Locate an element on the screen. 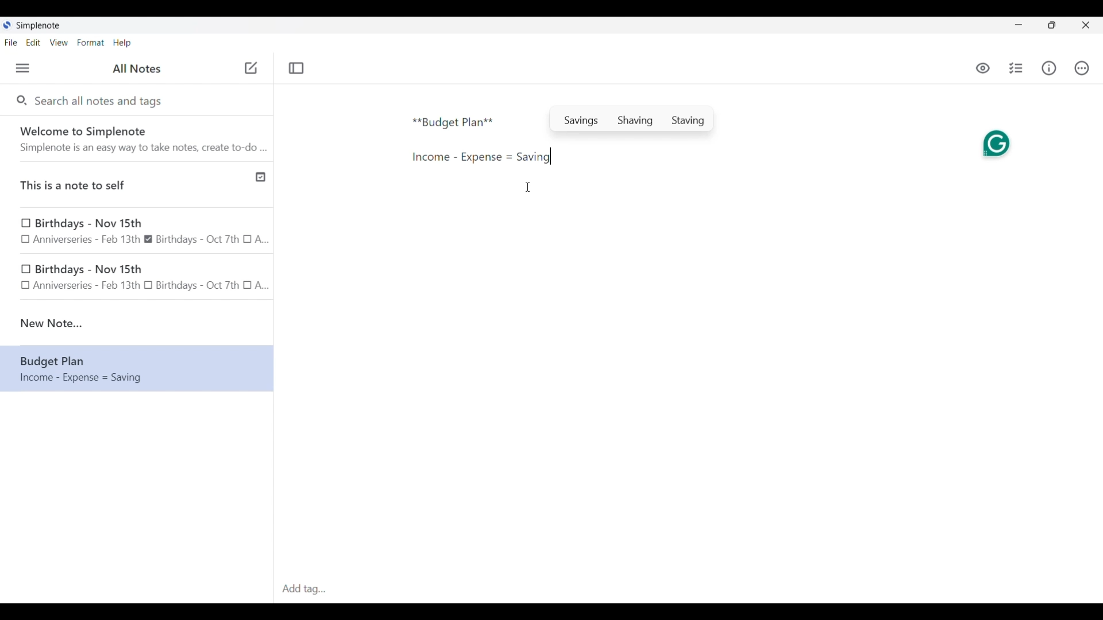  Click to type in tags is located at coordinates (688, 590).